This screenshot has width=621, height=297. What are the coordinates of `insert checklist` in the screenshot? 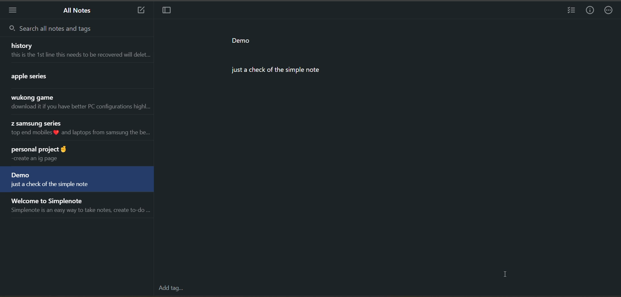 It's located at (572, 11).